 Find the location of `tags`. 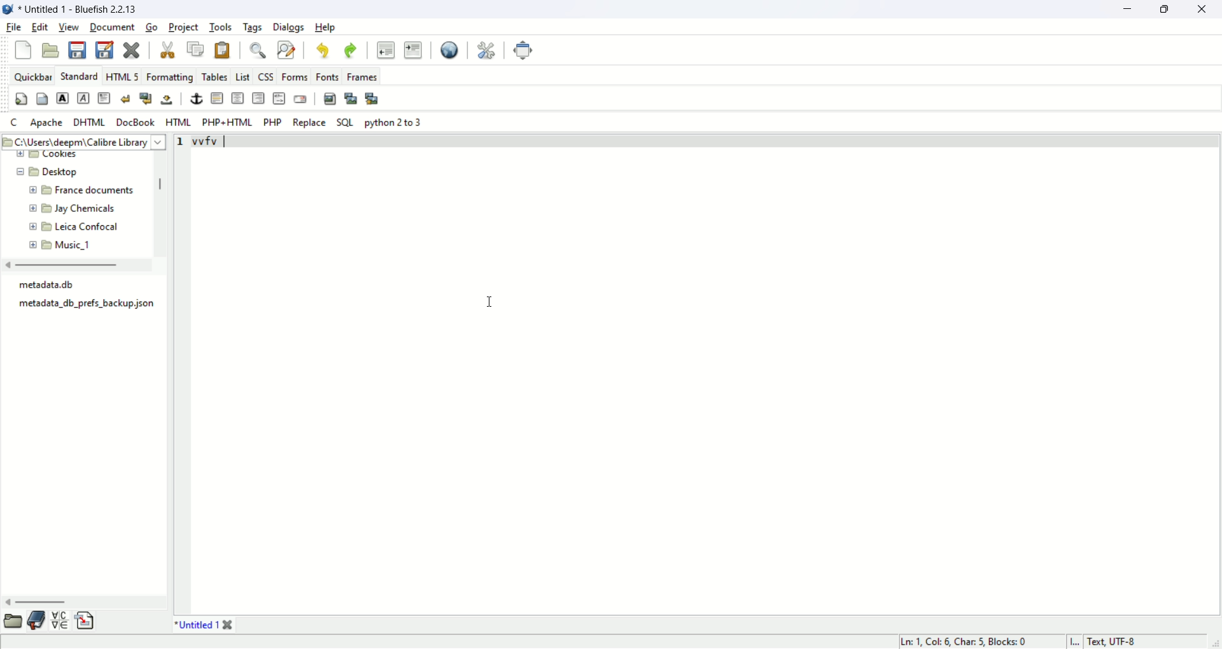

tags is located at coordinates (256, 28).